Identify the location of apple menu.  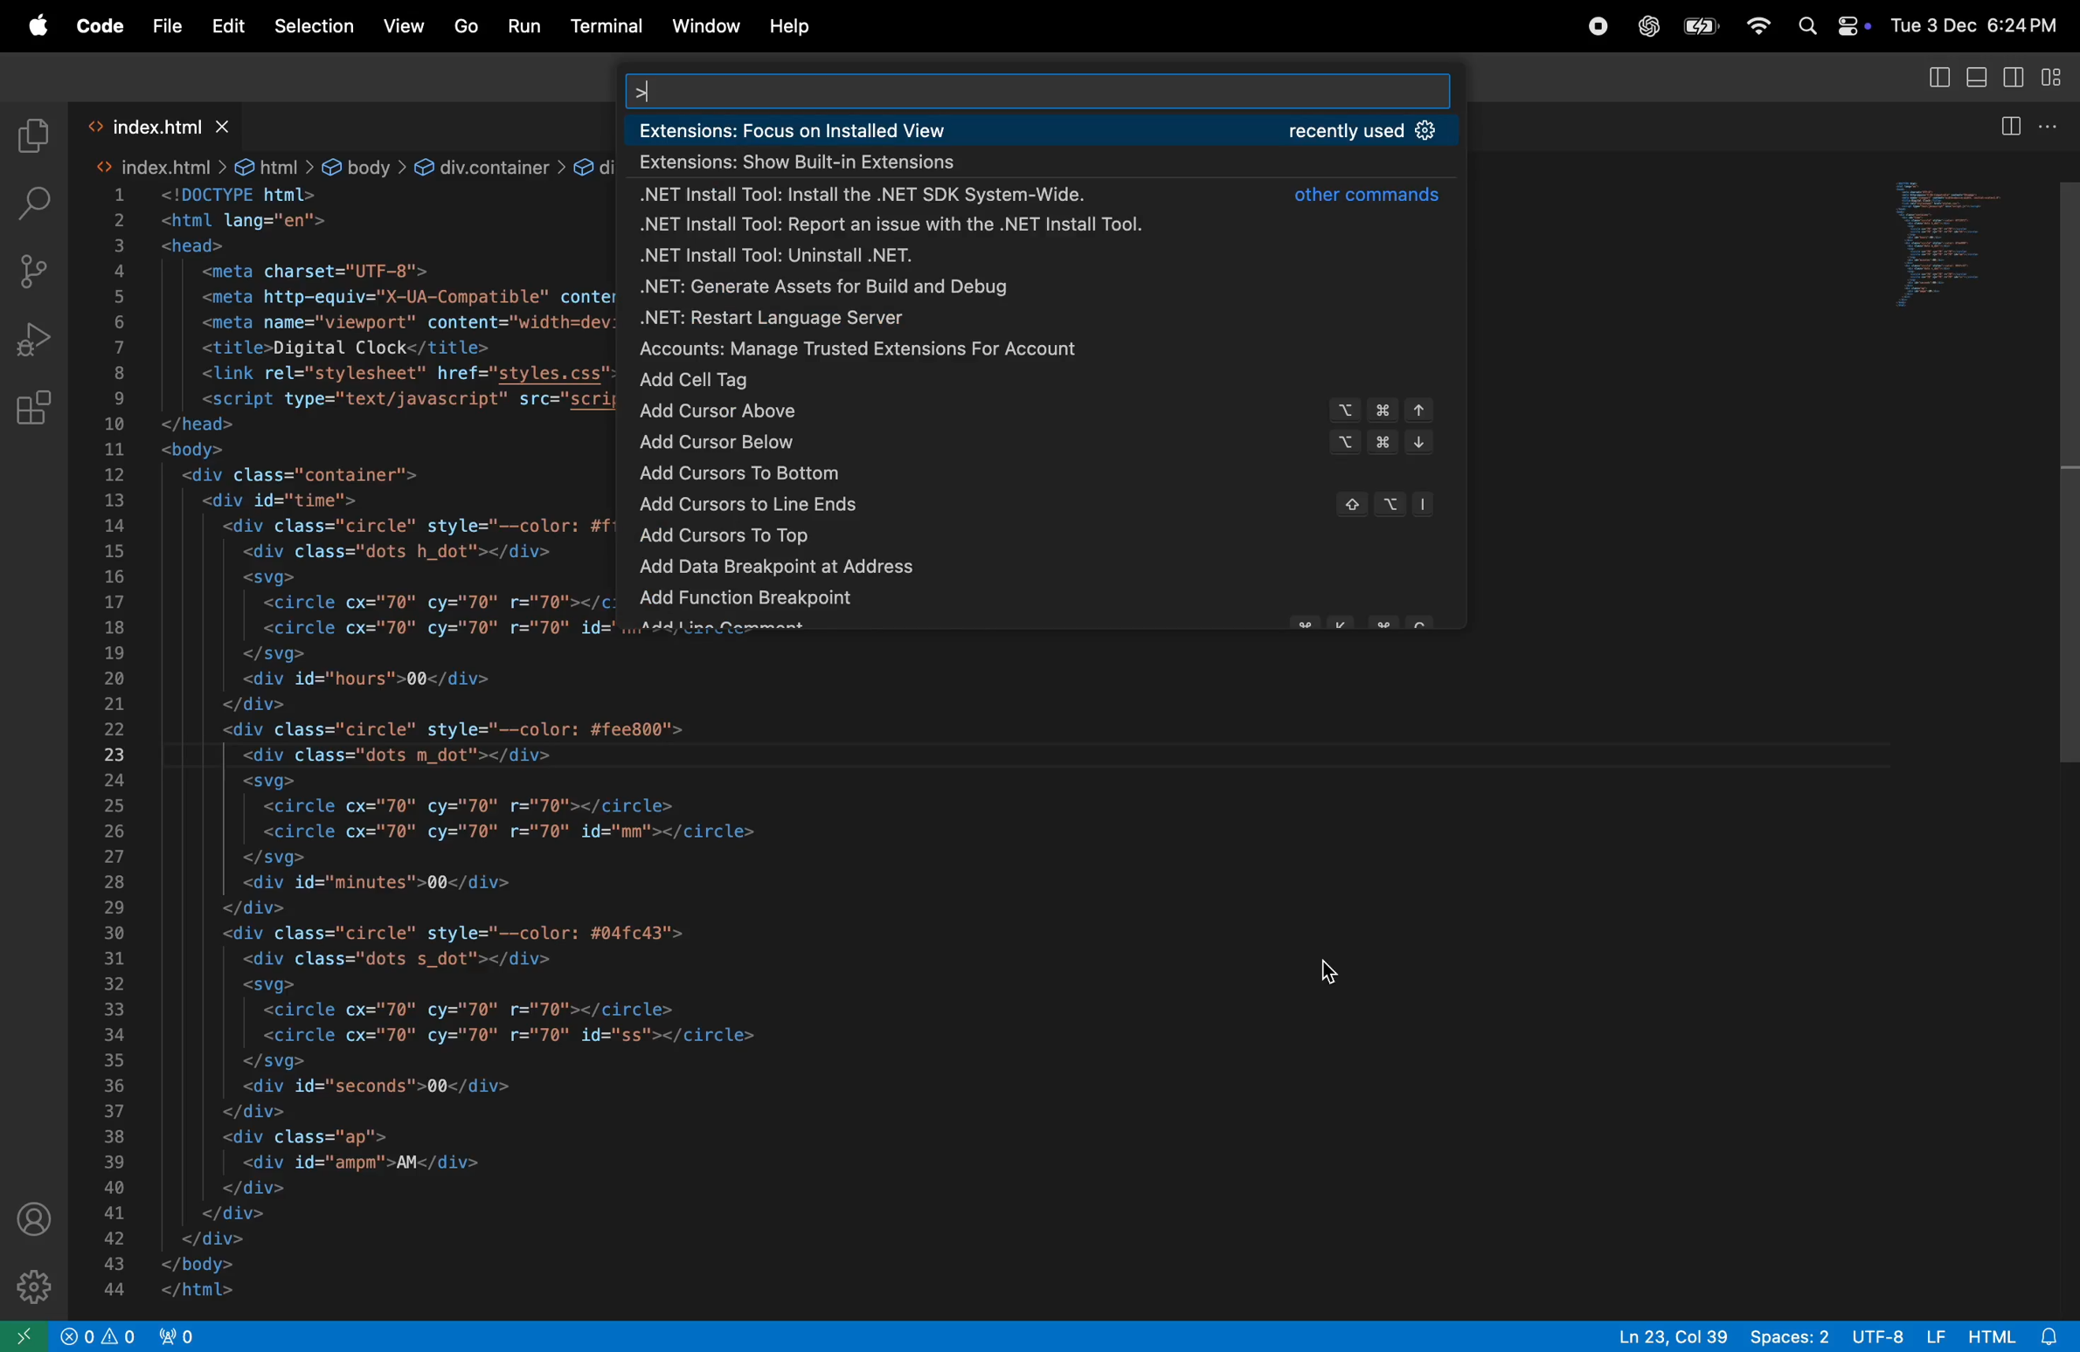
(1703, 27).